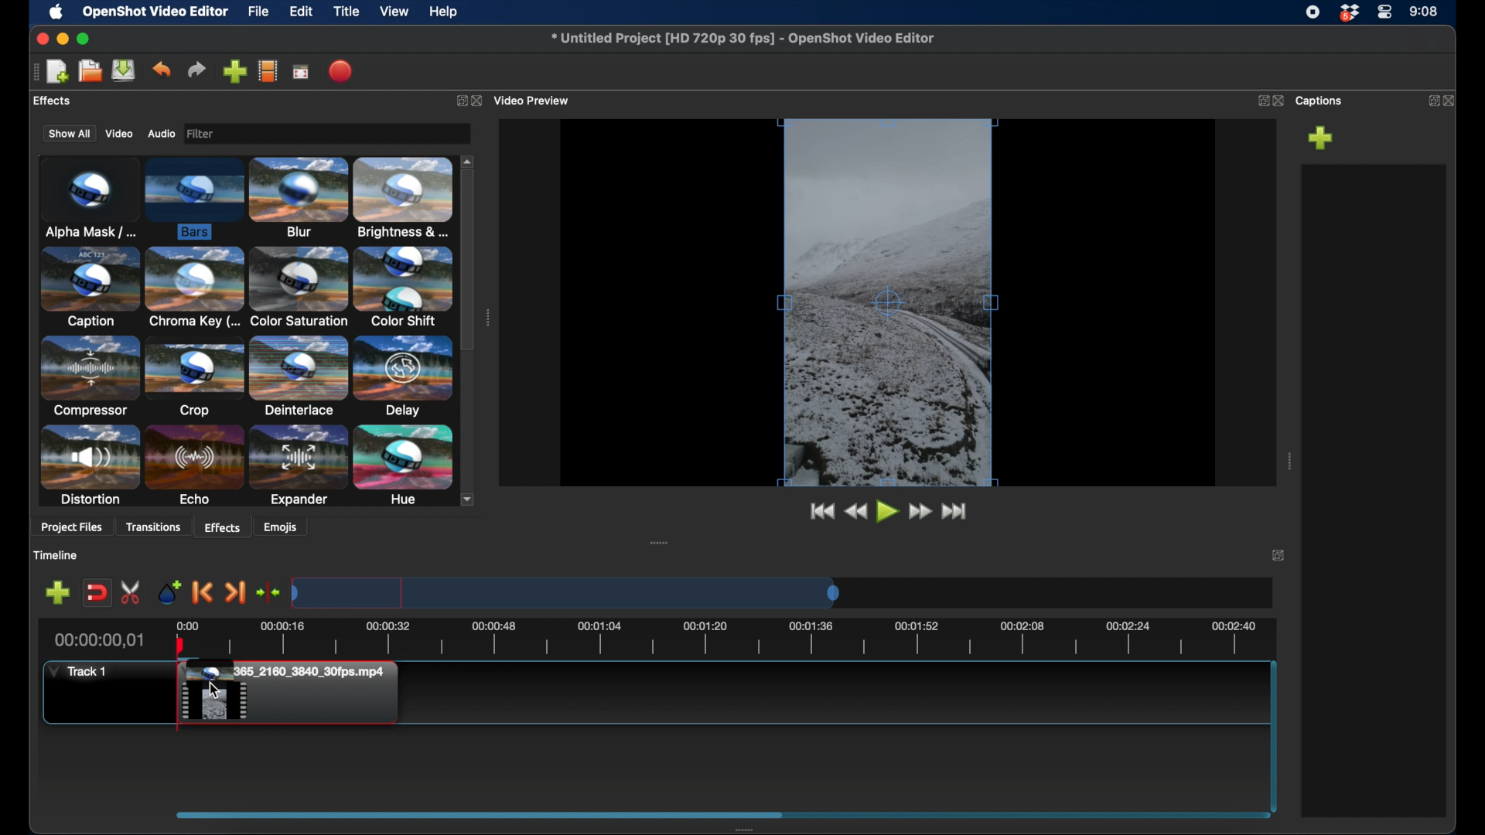 Image resolution: width=1485 pixels, height=835 pixels. What do you see at coordinates (1429, 100) in the screenshot?
I see `expand` at bounding box center [1429, 100].